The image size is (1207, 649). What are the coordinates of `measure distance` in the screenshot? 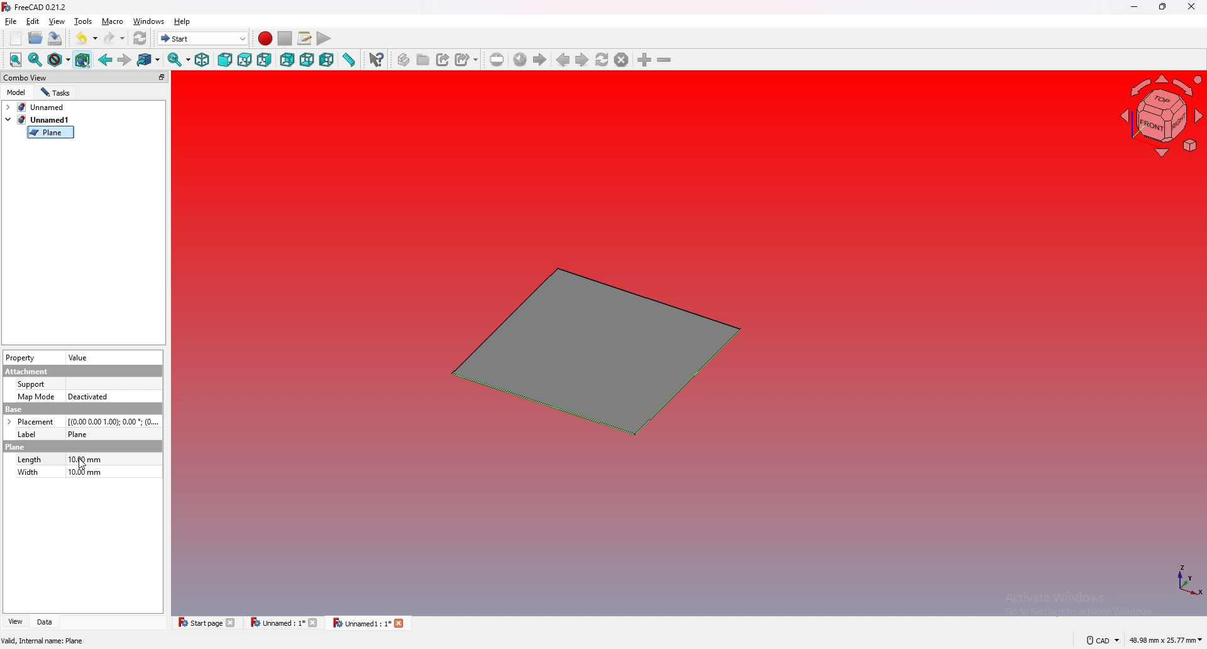 It's located at (348, 59).